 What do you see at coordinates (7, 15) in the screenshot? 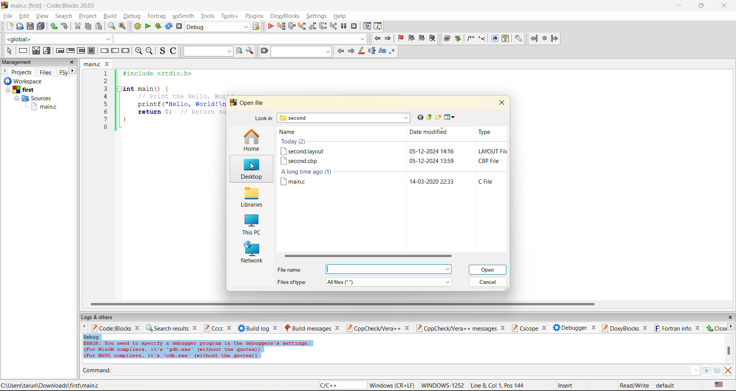
I see `file` at bounding box center [7, 15].